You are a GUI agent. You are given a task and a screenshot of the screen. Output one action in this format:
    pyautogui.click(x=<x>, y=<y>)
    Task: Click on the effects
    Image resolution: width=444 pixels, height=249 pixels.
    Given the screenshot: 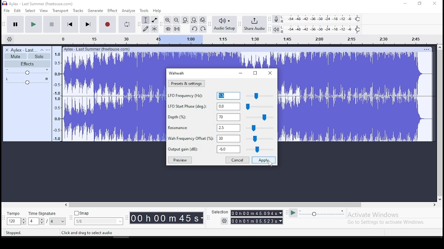 What is the action you would take?
    pyautogui.click(x=28, y=64)
    